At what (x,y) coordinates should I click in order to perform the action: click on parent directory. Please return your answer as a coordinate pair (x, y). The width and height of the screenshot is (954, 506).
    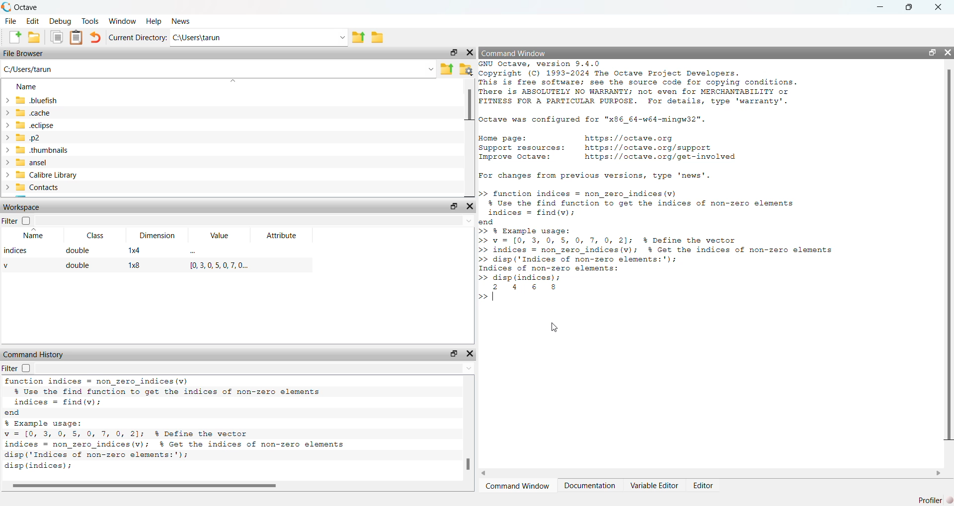
    Looking at the image, I should click on (359, 37).